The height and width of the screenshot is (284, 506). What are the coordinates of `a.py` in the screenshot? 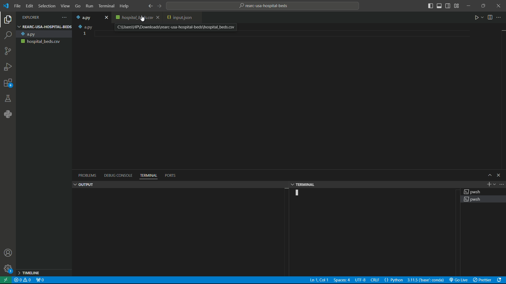 It's located at (86, 27).